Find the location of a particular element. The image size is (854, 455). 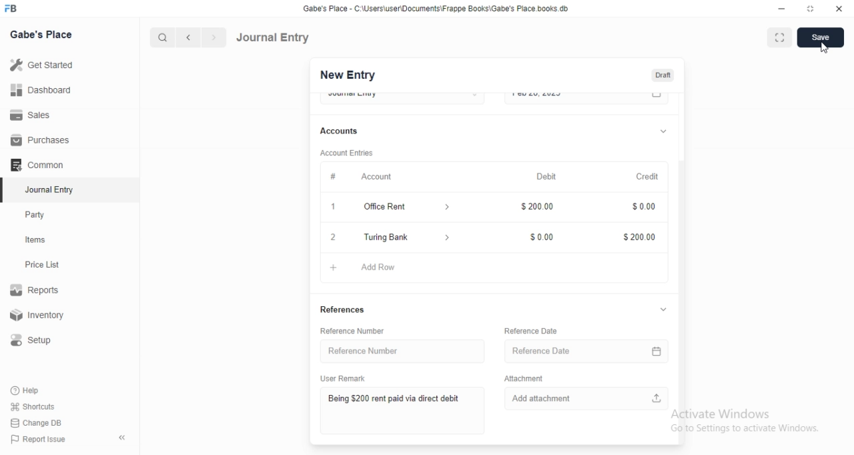

backward is located at coordinates (187, 37).